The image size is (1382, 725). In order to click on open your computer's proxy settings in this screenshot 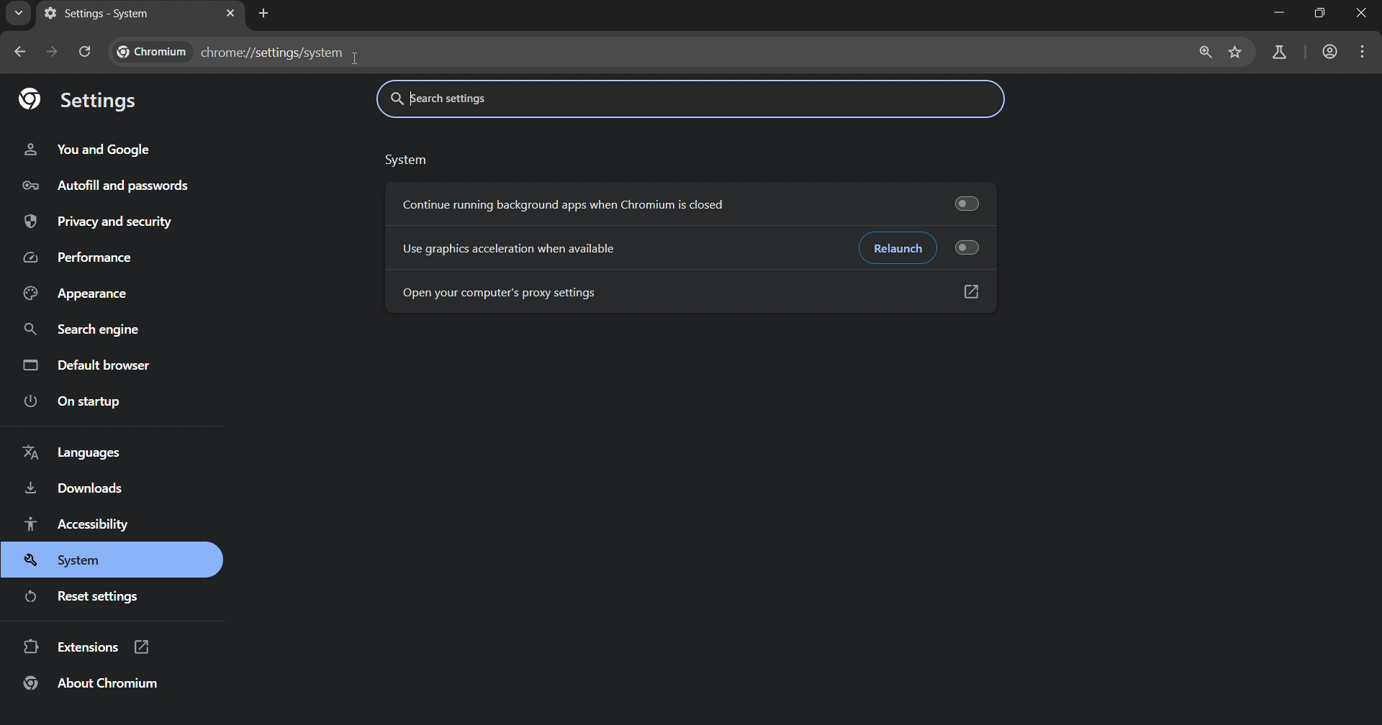, I will do `click(509, 286)`.